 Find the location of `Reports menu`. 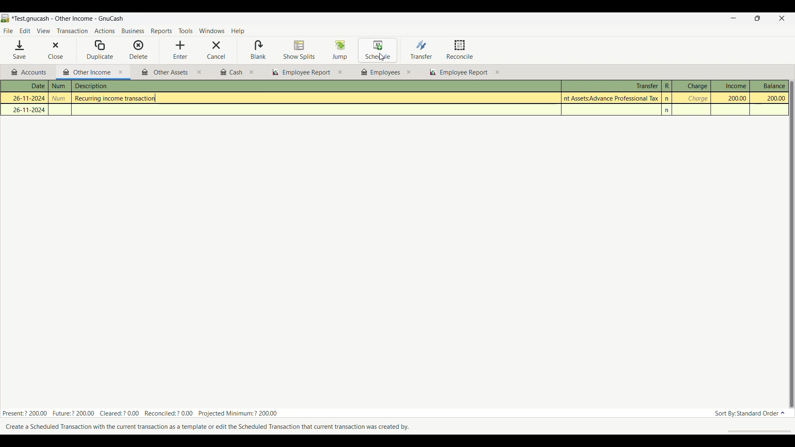

Reports menu is located at coordinates (162, 31).